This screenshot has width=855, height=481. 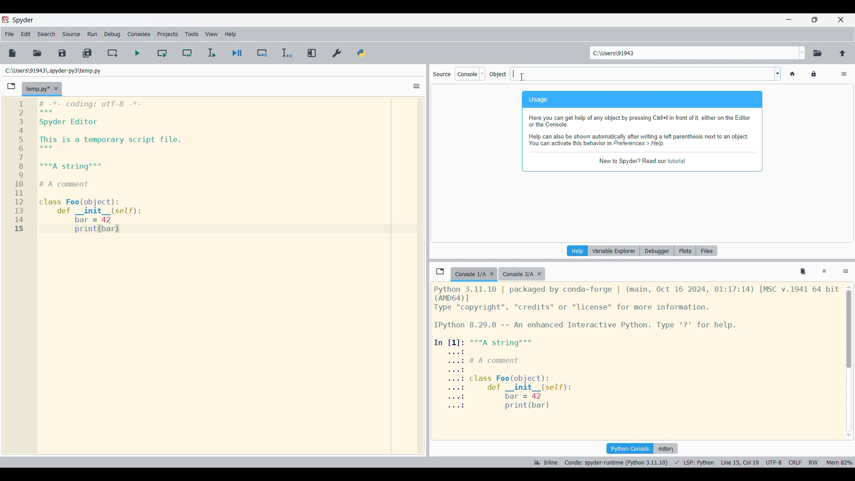 I want to click on Debugger, so click(x=656, y=251).